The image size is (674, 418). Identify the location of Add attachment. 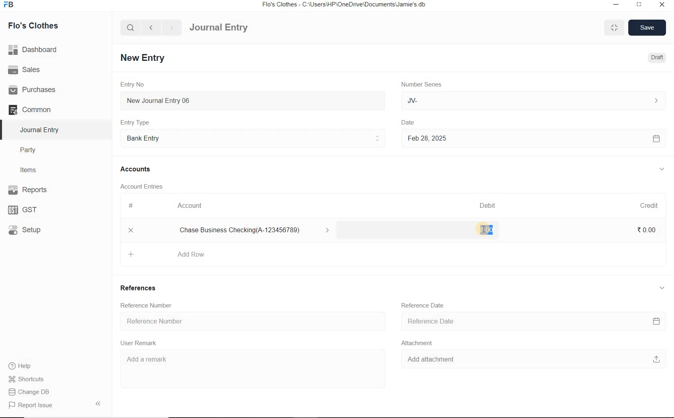
(530, 361).